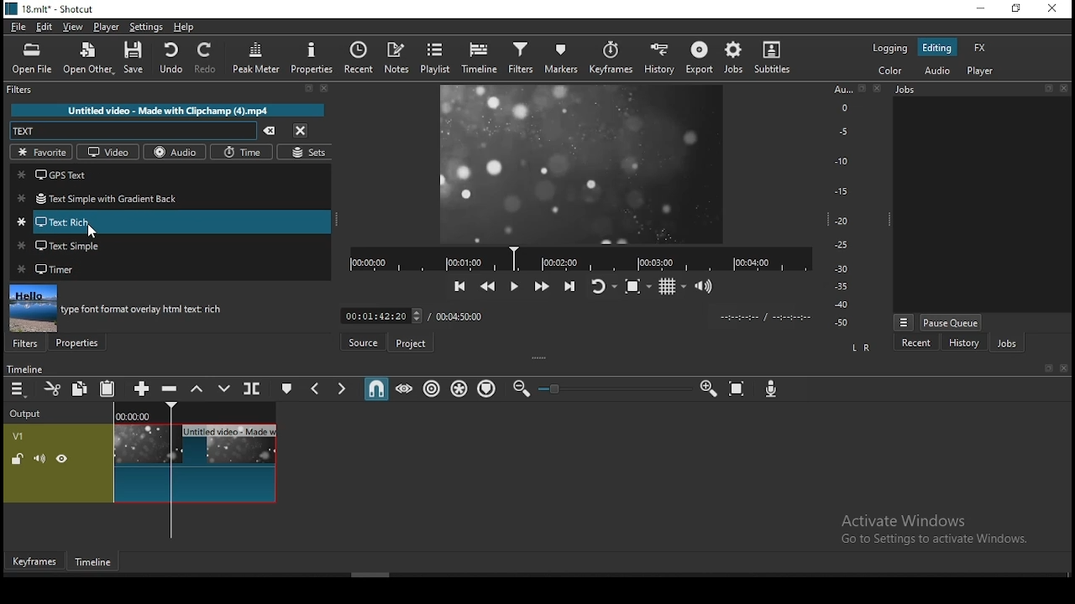 This screenshot has height=604, width=1075. Describe the element at coordinates (1063, 368) in the screenshot. I see `Close` at that location.